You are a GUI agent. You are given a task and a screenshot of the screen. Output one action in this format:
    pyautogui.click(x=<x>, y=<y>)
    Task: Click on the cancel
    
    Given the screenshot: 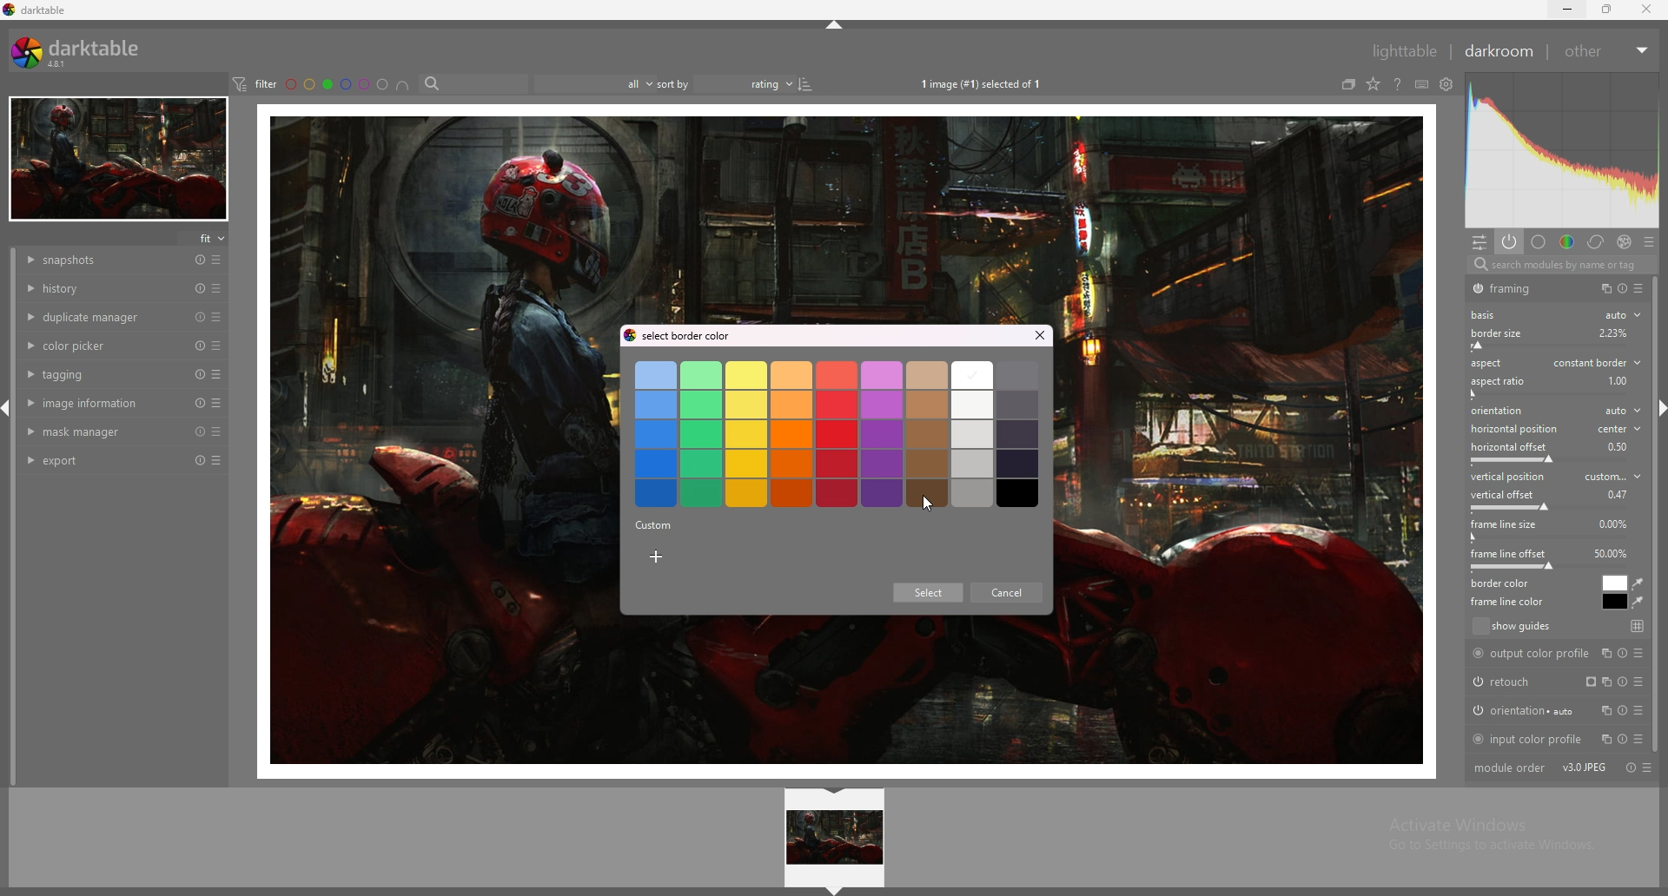 What is the action you would take?
    pyautogui.click(x=1008, y=596)
    